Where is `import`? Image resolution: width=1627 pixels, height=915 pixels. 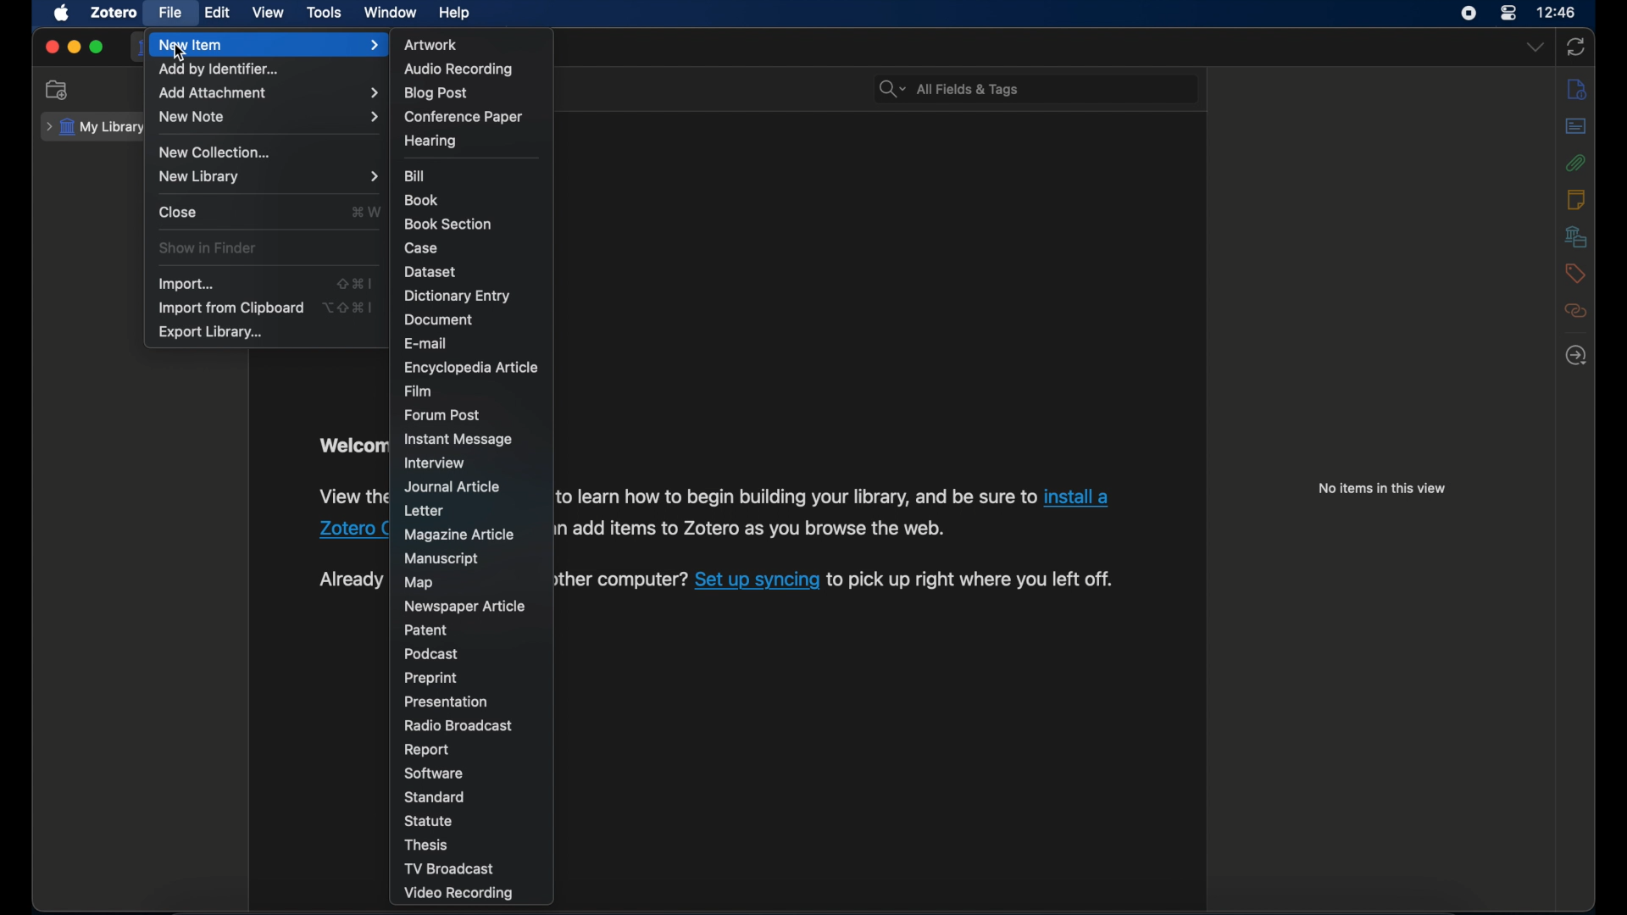 import is located at coordinates (186, 284).